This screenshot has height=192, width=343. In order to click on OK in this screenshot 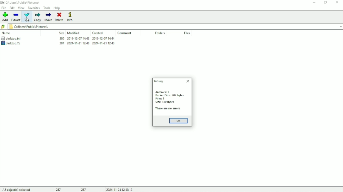, I will do `click(178, 121)`.